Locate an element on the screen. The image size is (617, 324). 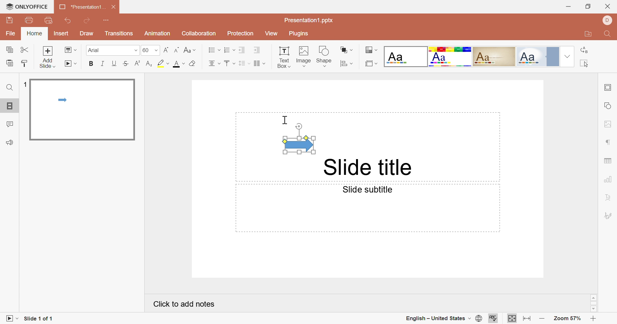
Font is located at coordinates (112, 50).